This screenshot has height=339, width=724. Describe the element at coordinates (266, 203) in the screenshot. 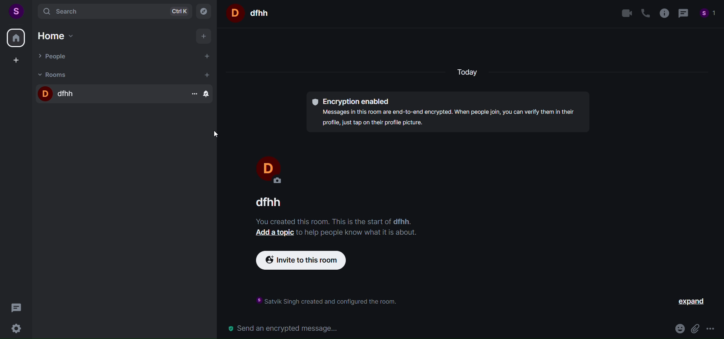

I see `dfhh` at that location.